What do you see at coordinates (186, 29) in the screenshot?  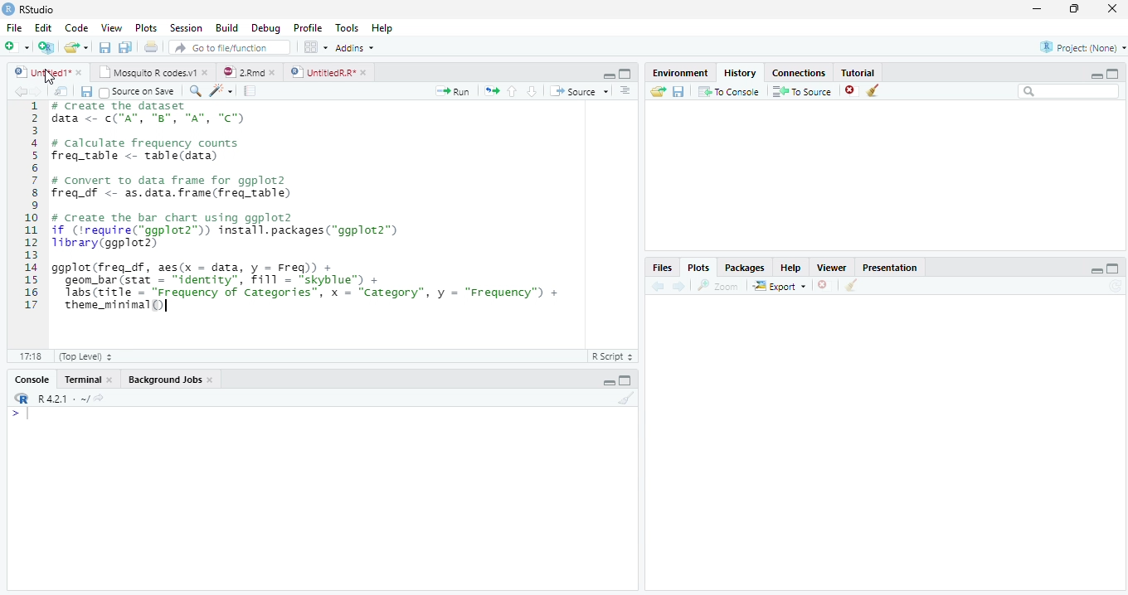 I see `Session` at bounding box center [186, 29].